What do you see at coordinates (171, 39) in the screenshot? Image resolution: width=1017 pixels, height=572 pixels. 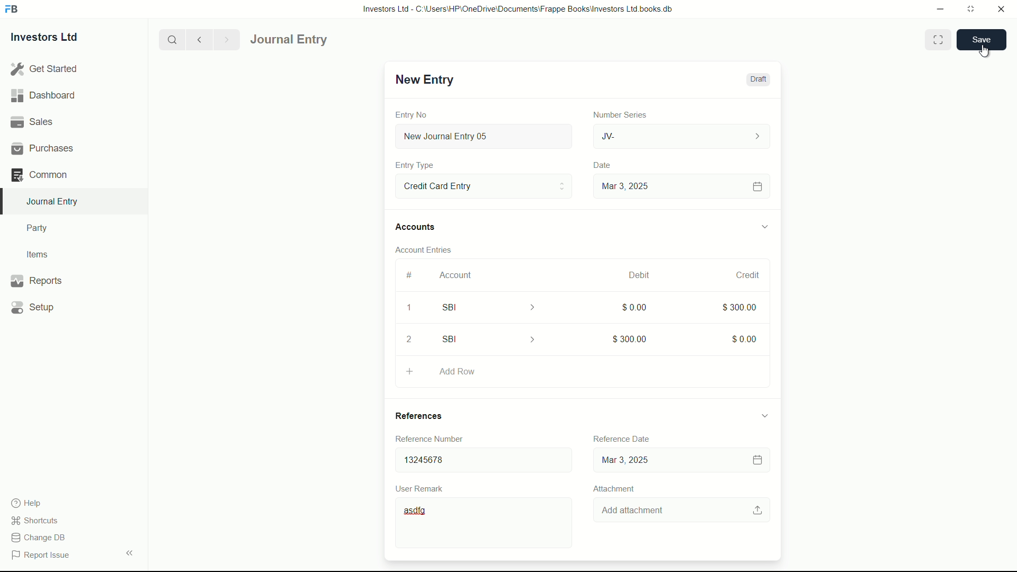 I see `search` at bounding box center [171, 39].